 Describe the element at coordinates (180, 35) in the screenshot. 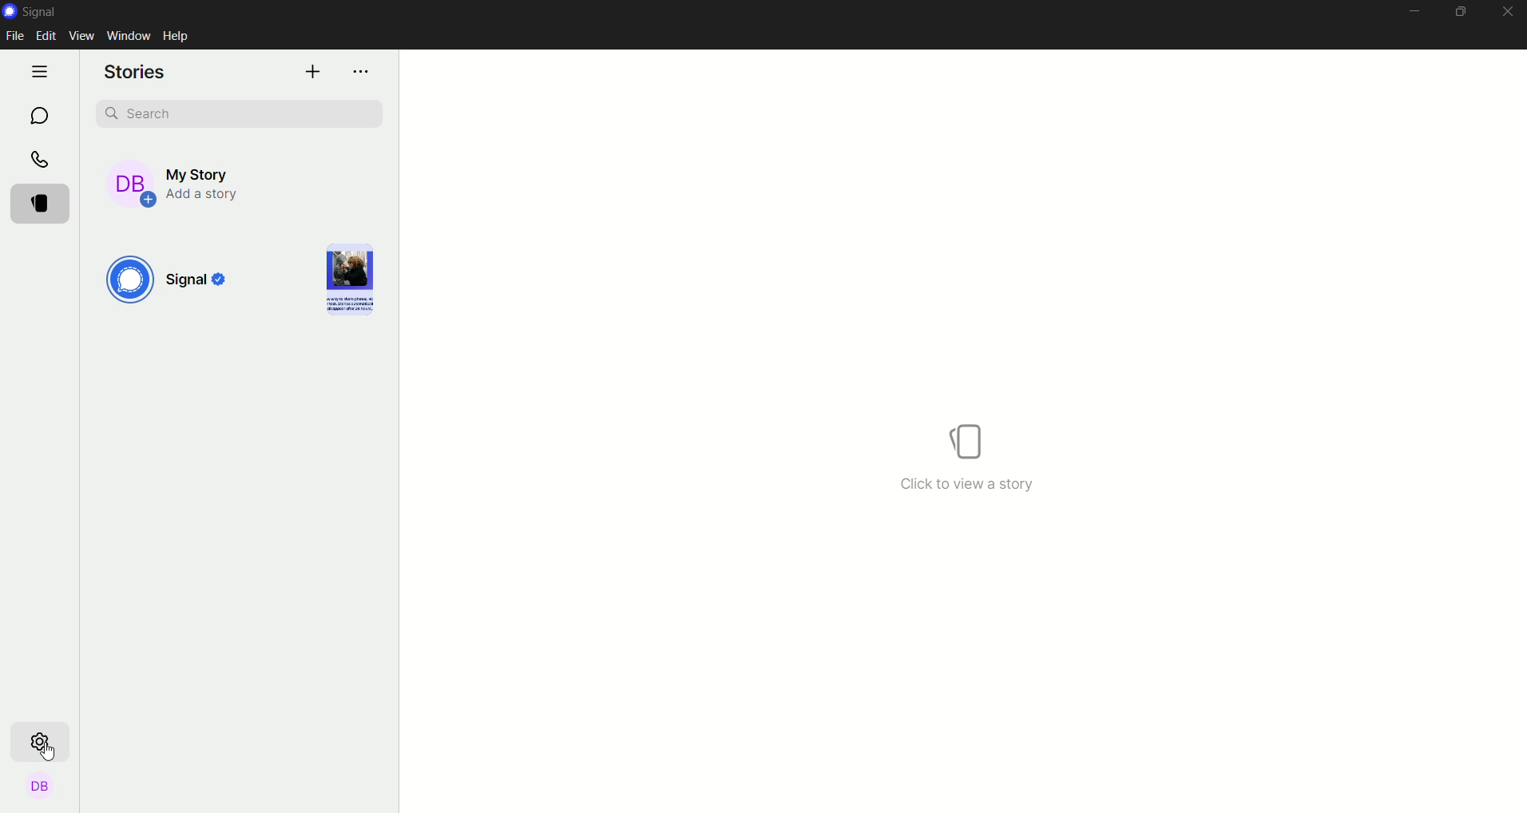

I see `help` at that location.